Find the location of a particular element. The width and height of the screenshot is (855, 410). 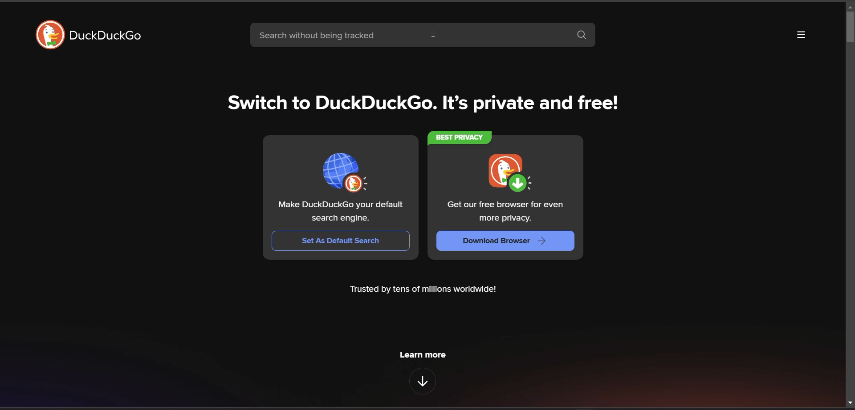

search box is located at coordinates (582, 37).